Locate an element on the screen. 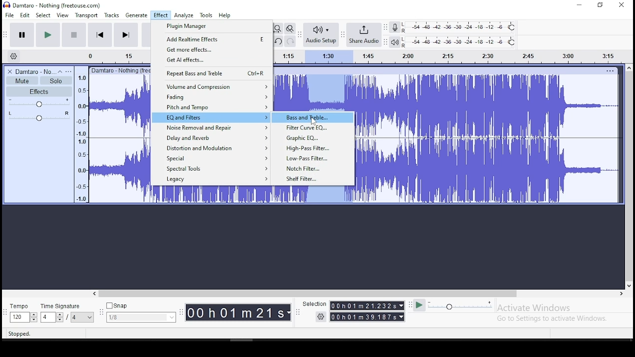 This screenshot has width=635, height=357. horizontal scroll bar is located at coordinates (357, 294).